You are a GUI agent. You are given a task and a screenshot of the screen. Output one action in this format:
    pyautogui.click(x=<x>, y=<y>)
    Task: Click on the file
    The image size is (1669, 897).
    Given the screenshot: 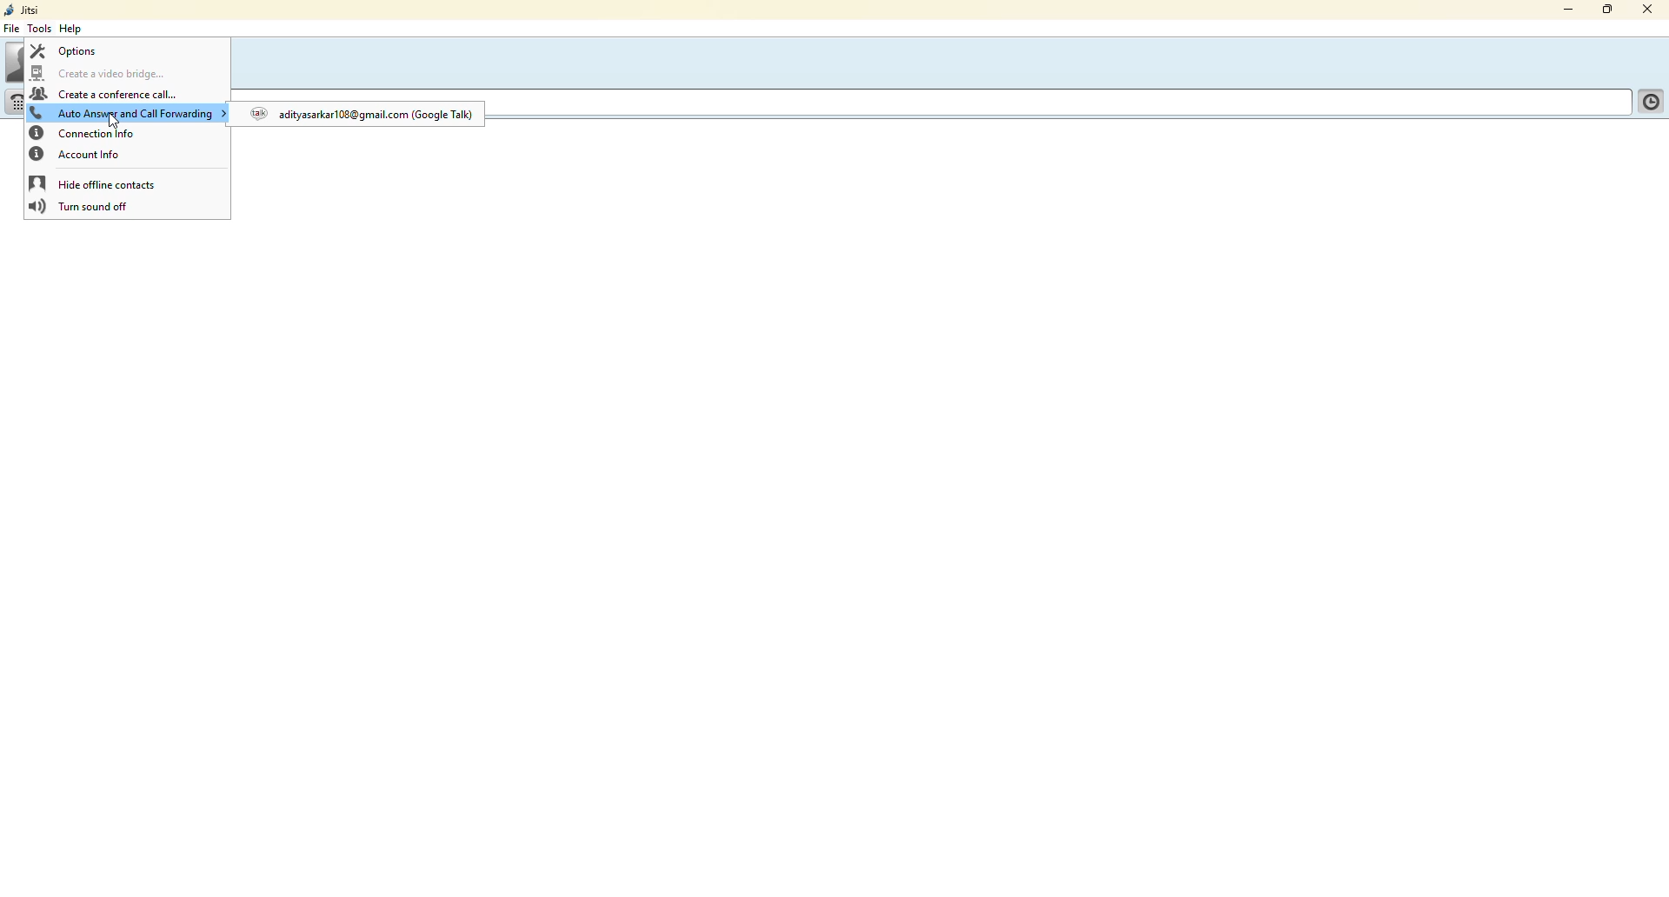 What is the action you would take?
    pyautogui.click(x=15, y=30)
    